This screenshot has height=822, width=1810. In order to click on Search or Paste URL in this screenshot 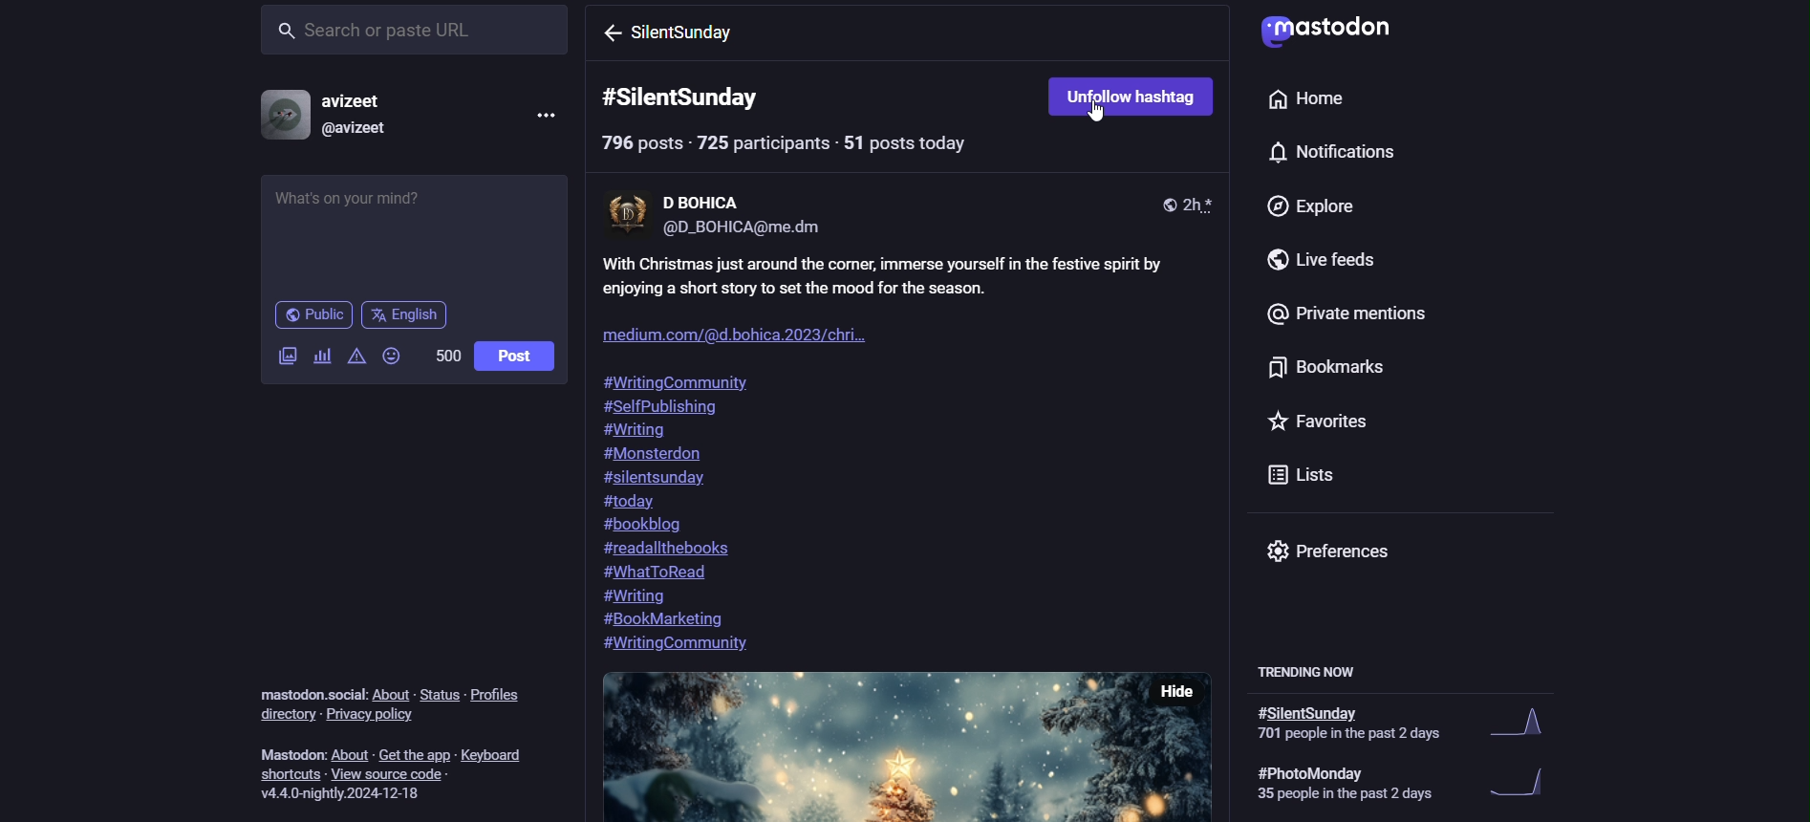, I will do `click(413, 31)`.